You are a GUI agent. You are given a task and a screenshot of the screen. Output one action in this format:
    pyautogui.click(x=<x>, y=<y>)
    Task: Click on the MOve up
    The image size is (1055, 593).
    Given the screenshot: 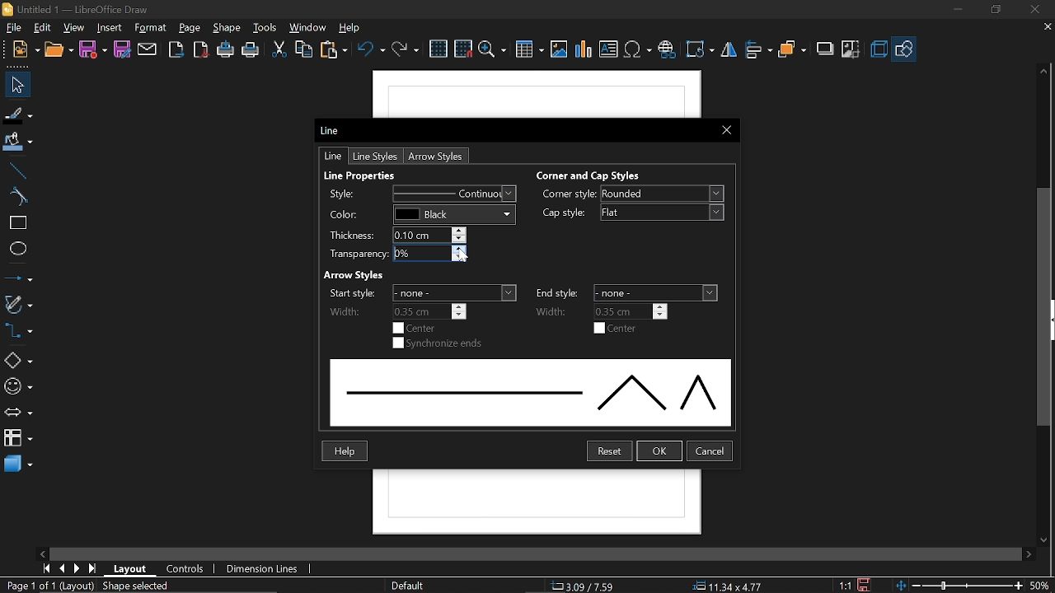 What is the action you would take?
    pyautogui.click(x=1044, y=72)
    